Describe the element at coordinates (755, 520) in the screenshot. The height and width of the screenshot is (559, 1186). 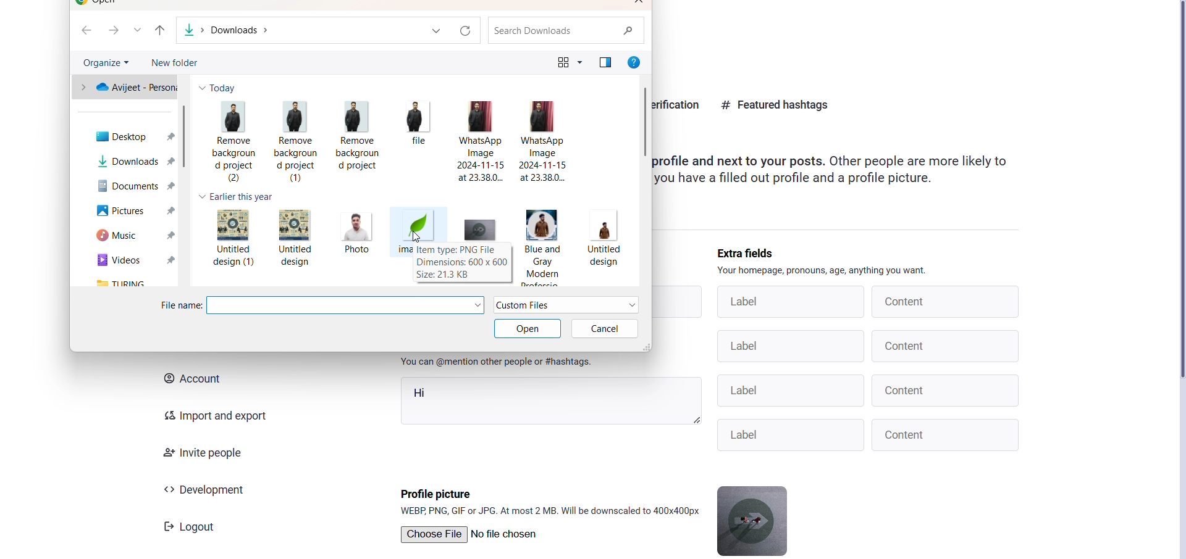
I see `current profile picture` at that location.